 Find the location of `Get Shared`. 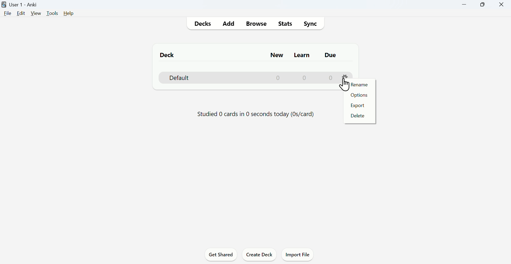

Get Shared is located at coordinates (221, 254).